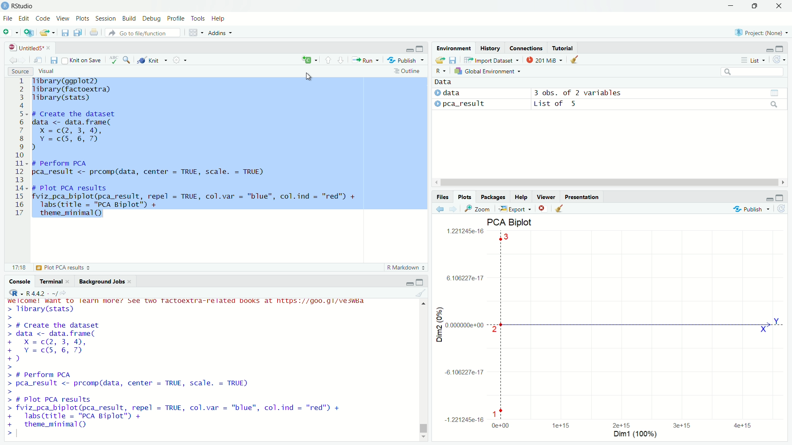  Describe the element at coordinates (547, 197) in the screenshot. I see `Viewer` at that location.